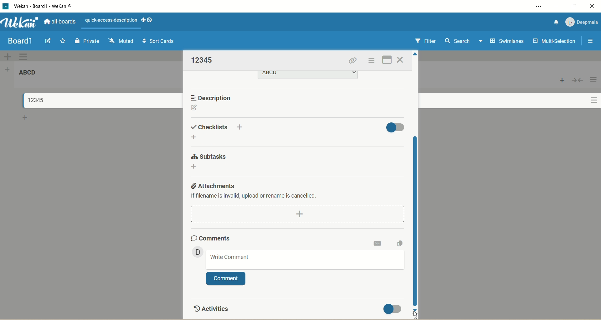  Describe the element at coordinates (120, 40) in the screenshot. I see `muted` at that location.